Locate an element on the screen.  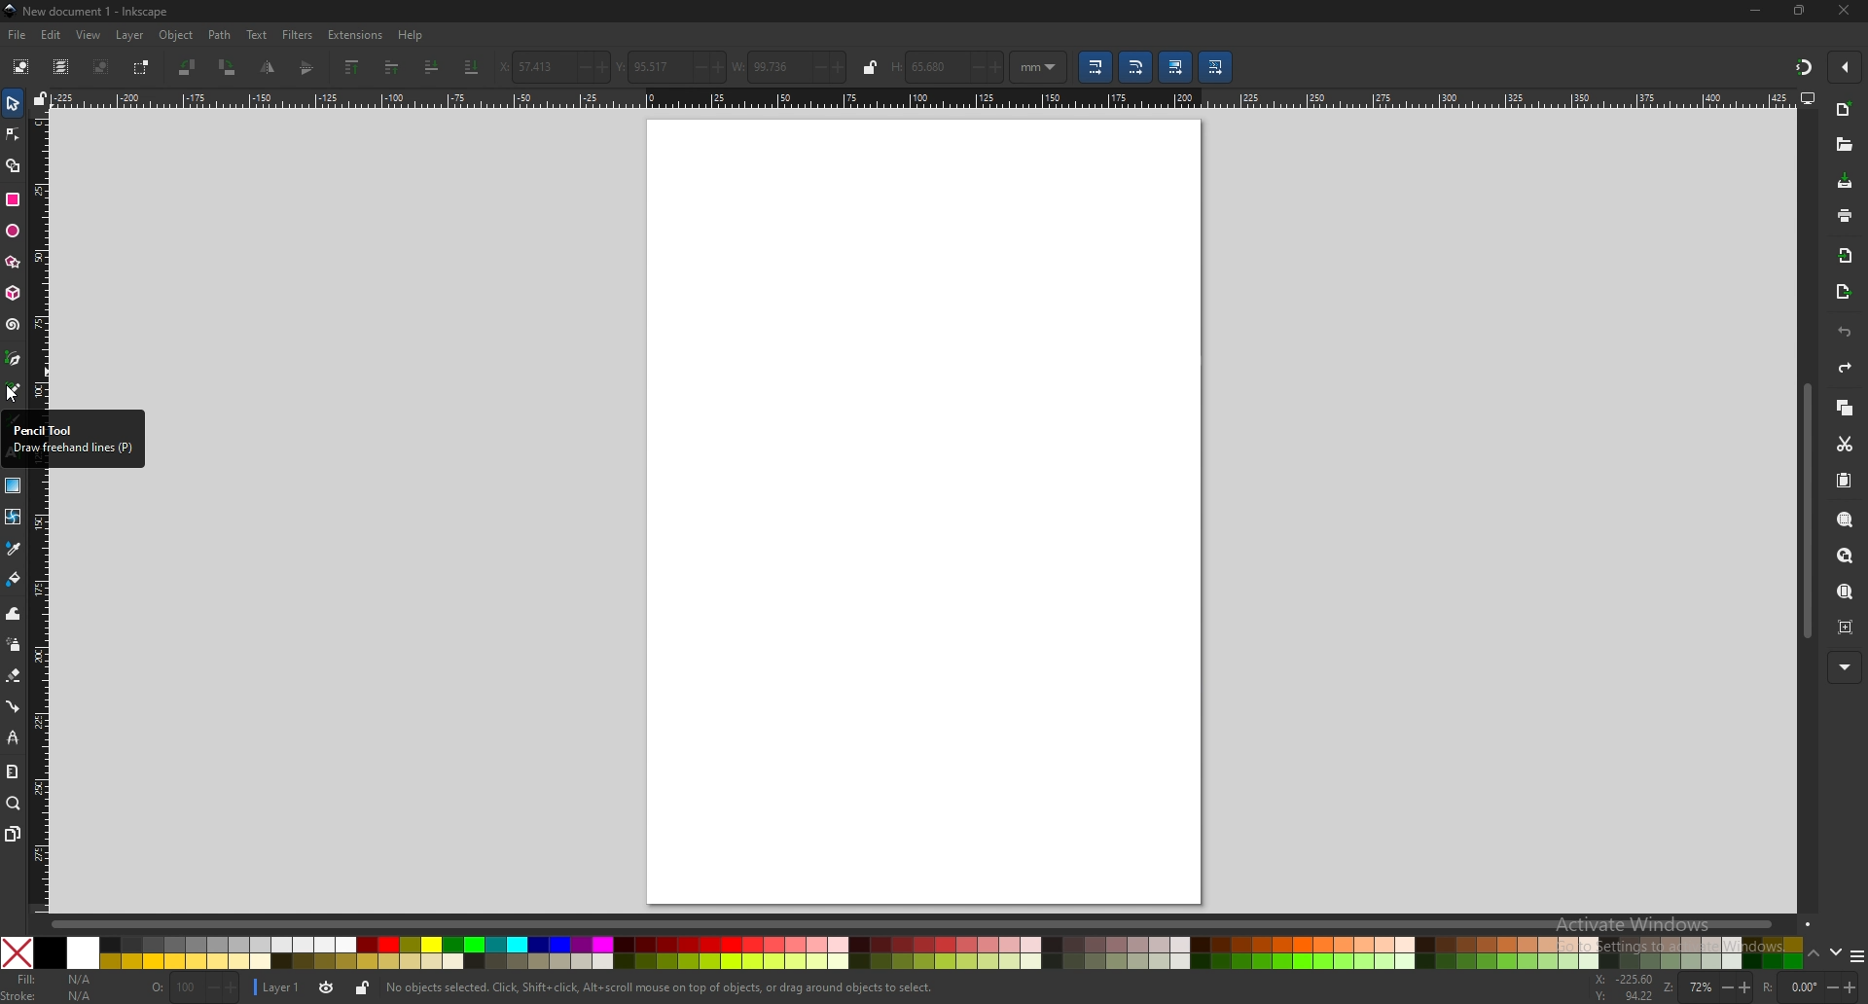
scroll bar is located at coordinates (931, 926).